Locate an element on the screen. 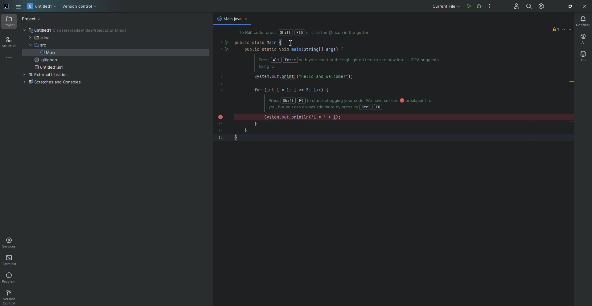 The width and height of the screenshot is (592, 306). Version Control is located at coordinates (9, 297).